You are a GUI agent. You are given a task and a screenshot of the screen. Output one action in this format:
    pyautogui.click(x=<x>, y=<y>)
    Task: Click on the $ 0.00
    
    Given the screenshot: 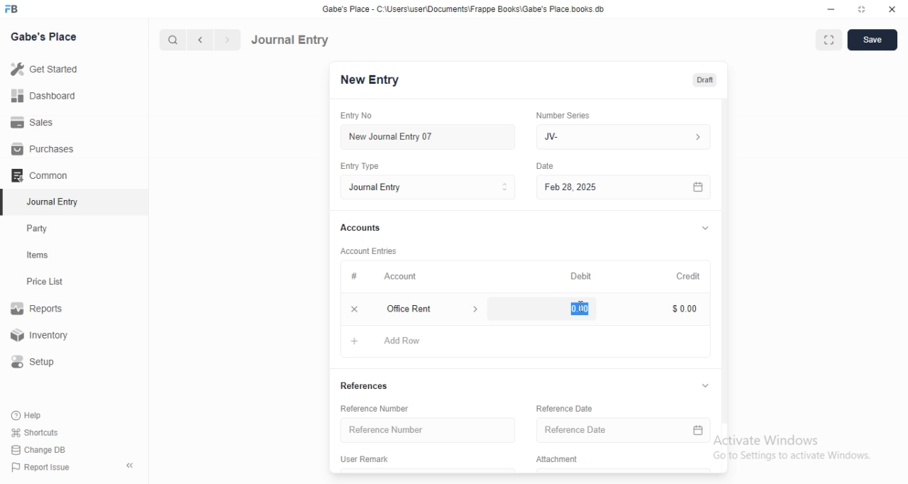 What is the action you would take?
    pyautogui.click(x=575, y=309)
    